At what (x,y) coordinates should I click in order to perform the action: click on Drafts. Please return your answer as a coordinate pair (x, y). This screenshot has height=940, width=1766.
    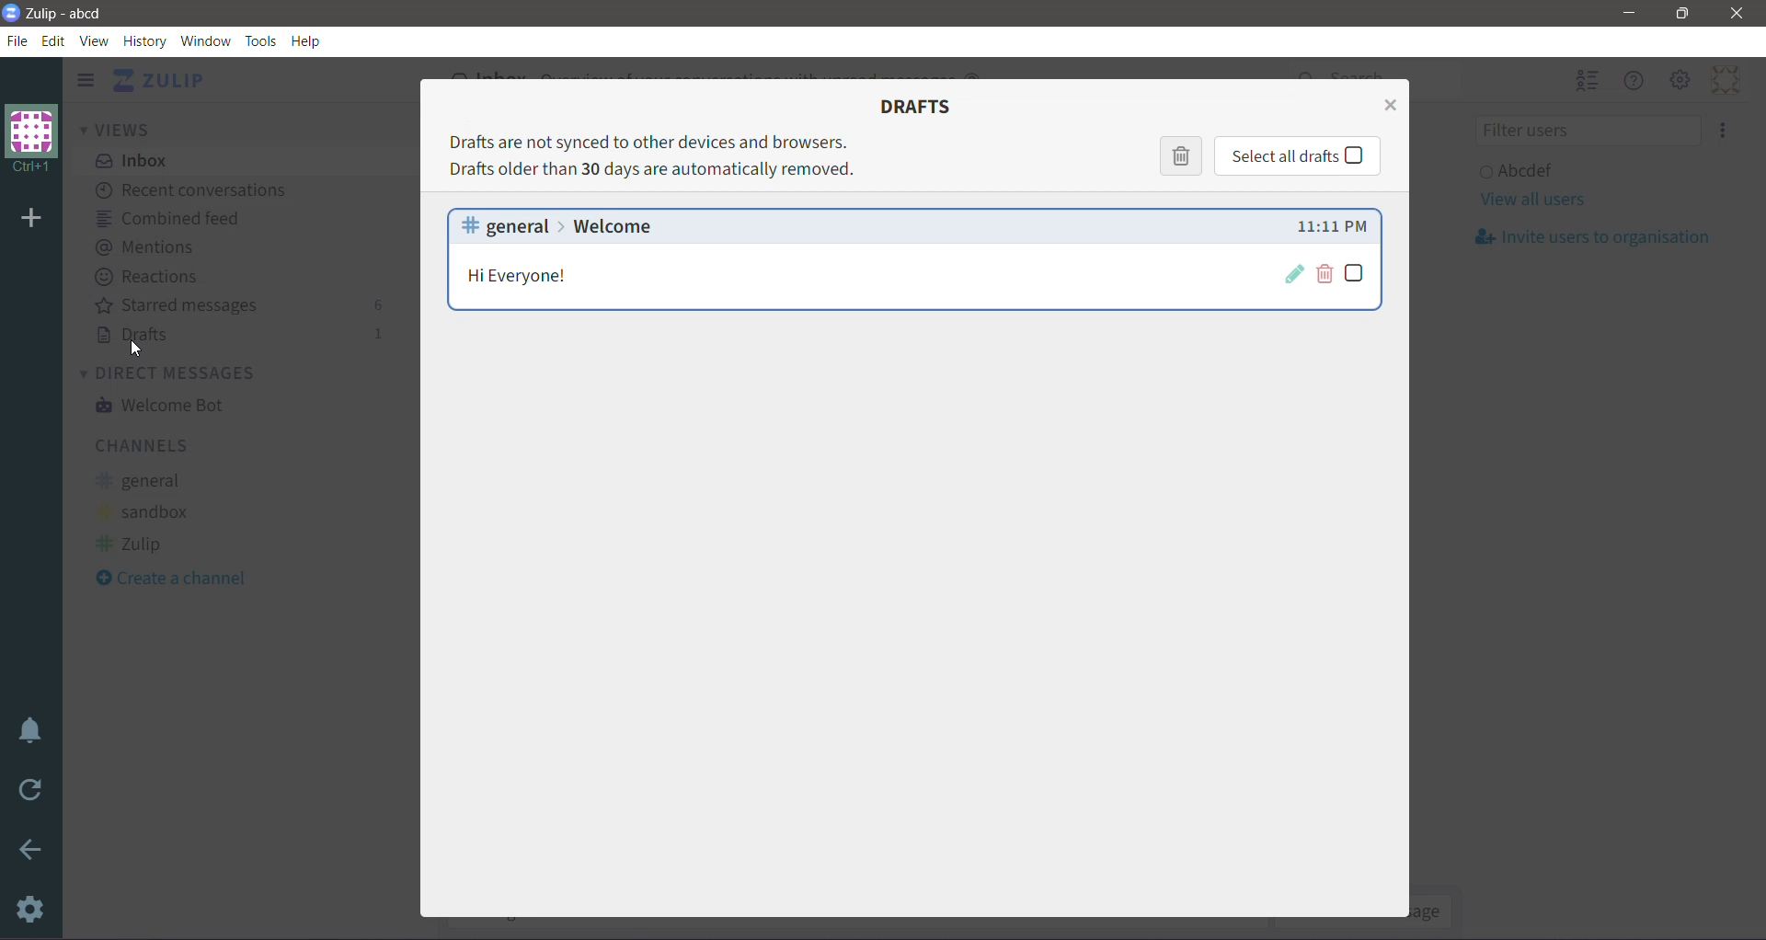
    Looking at the image, I should click on (910, 106).